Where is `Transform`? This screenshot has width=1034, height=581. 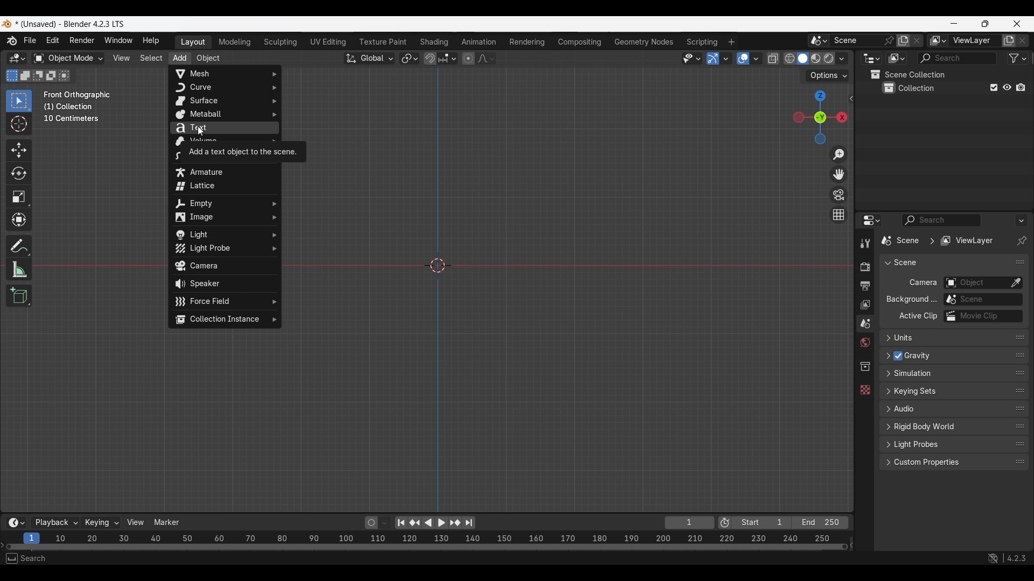
Transform is located at coordinates (18, 221).